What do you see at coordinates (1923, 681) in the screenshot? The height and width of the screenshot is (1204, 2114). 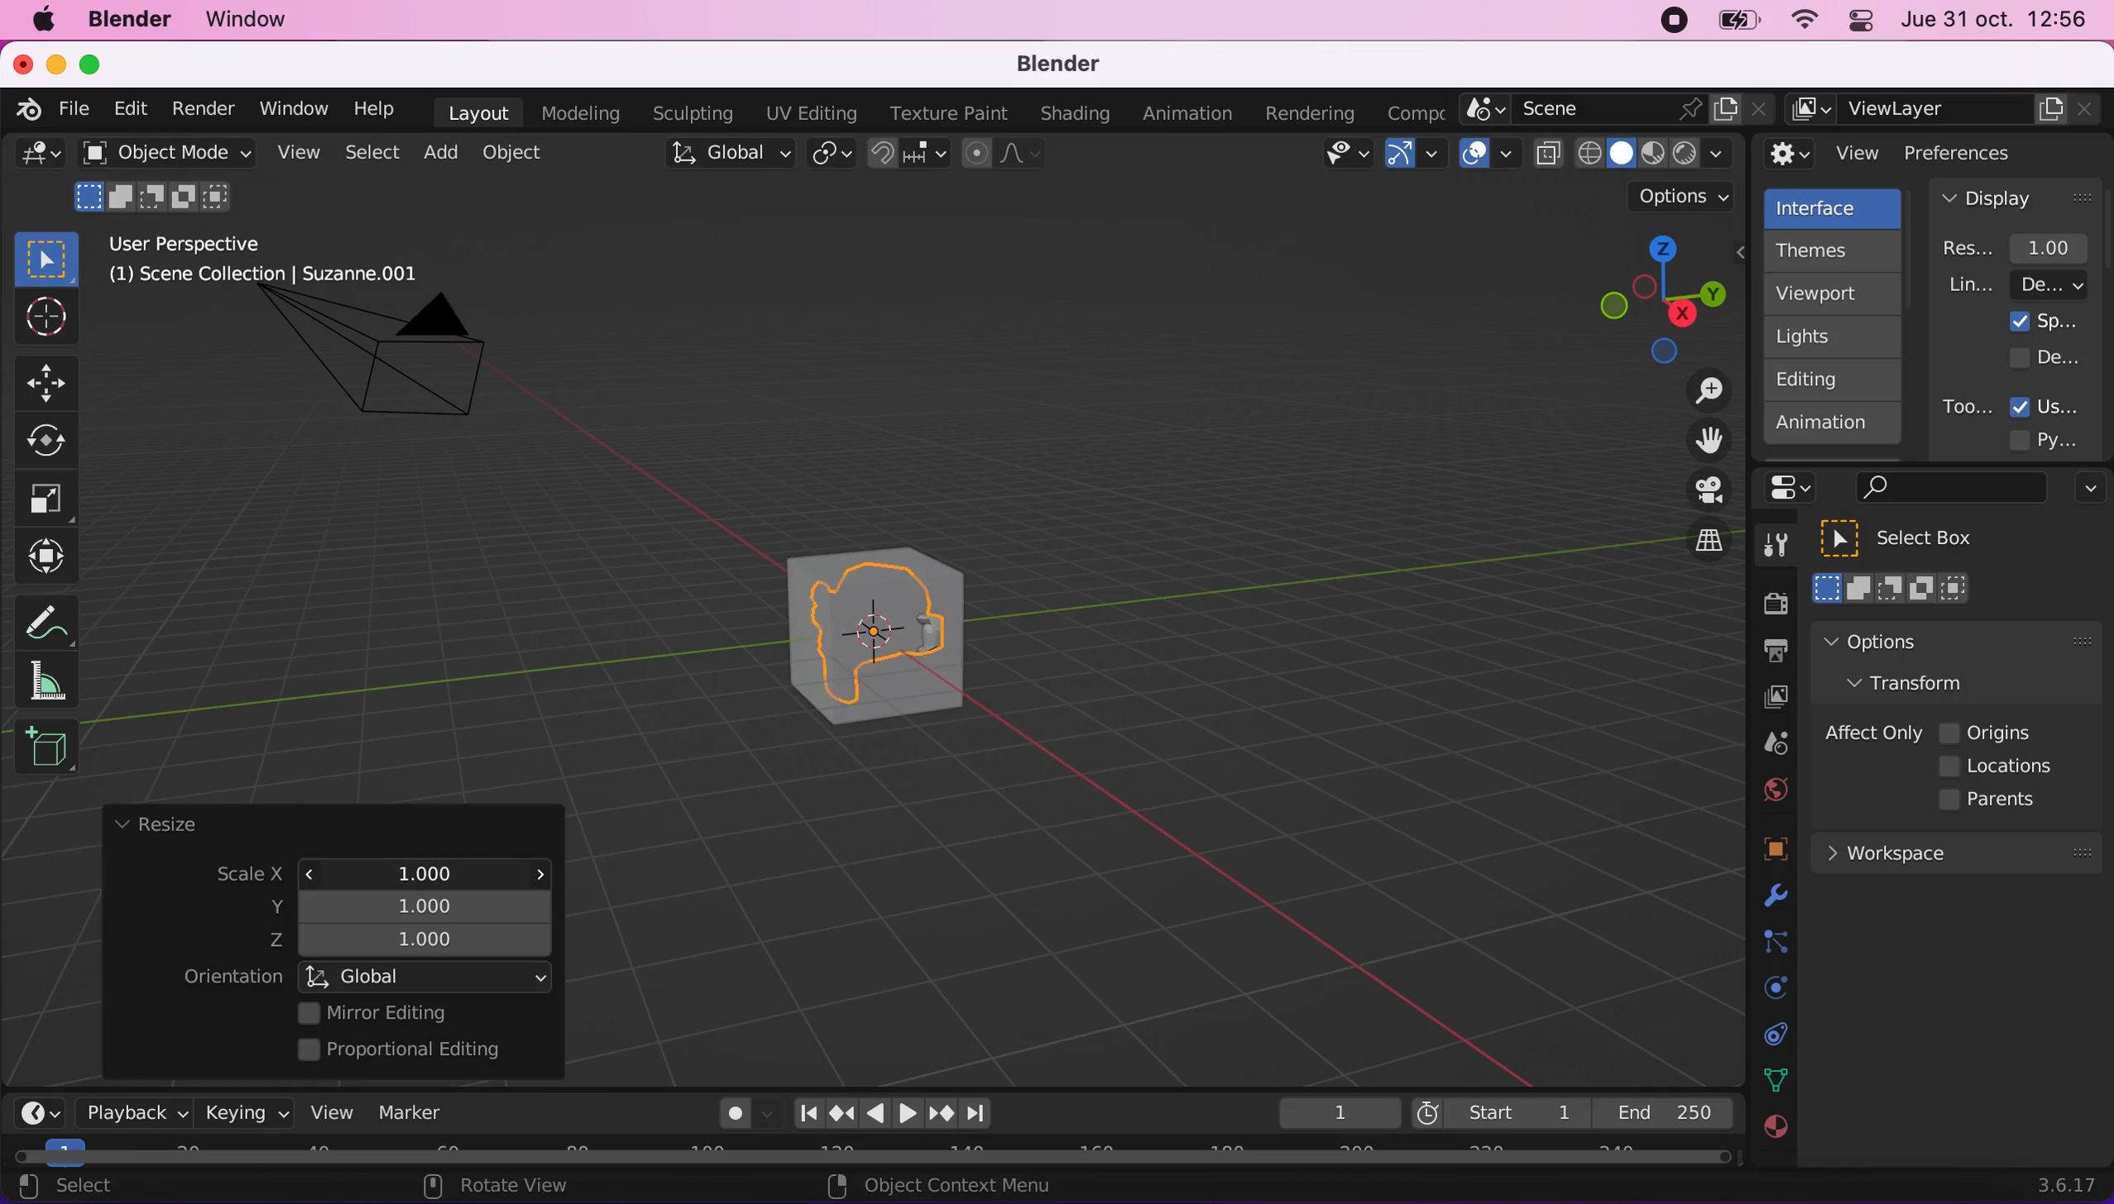 I see `transform` at bounding box center [1923, 681].